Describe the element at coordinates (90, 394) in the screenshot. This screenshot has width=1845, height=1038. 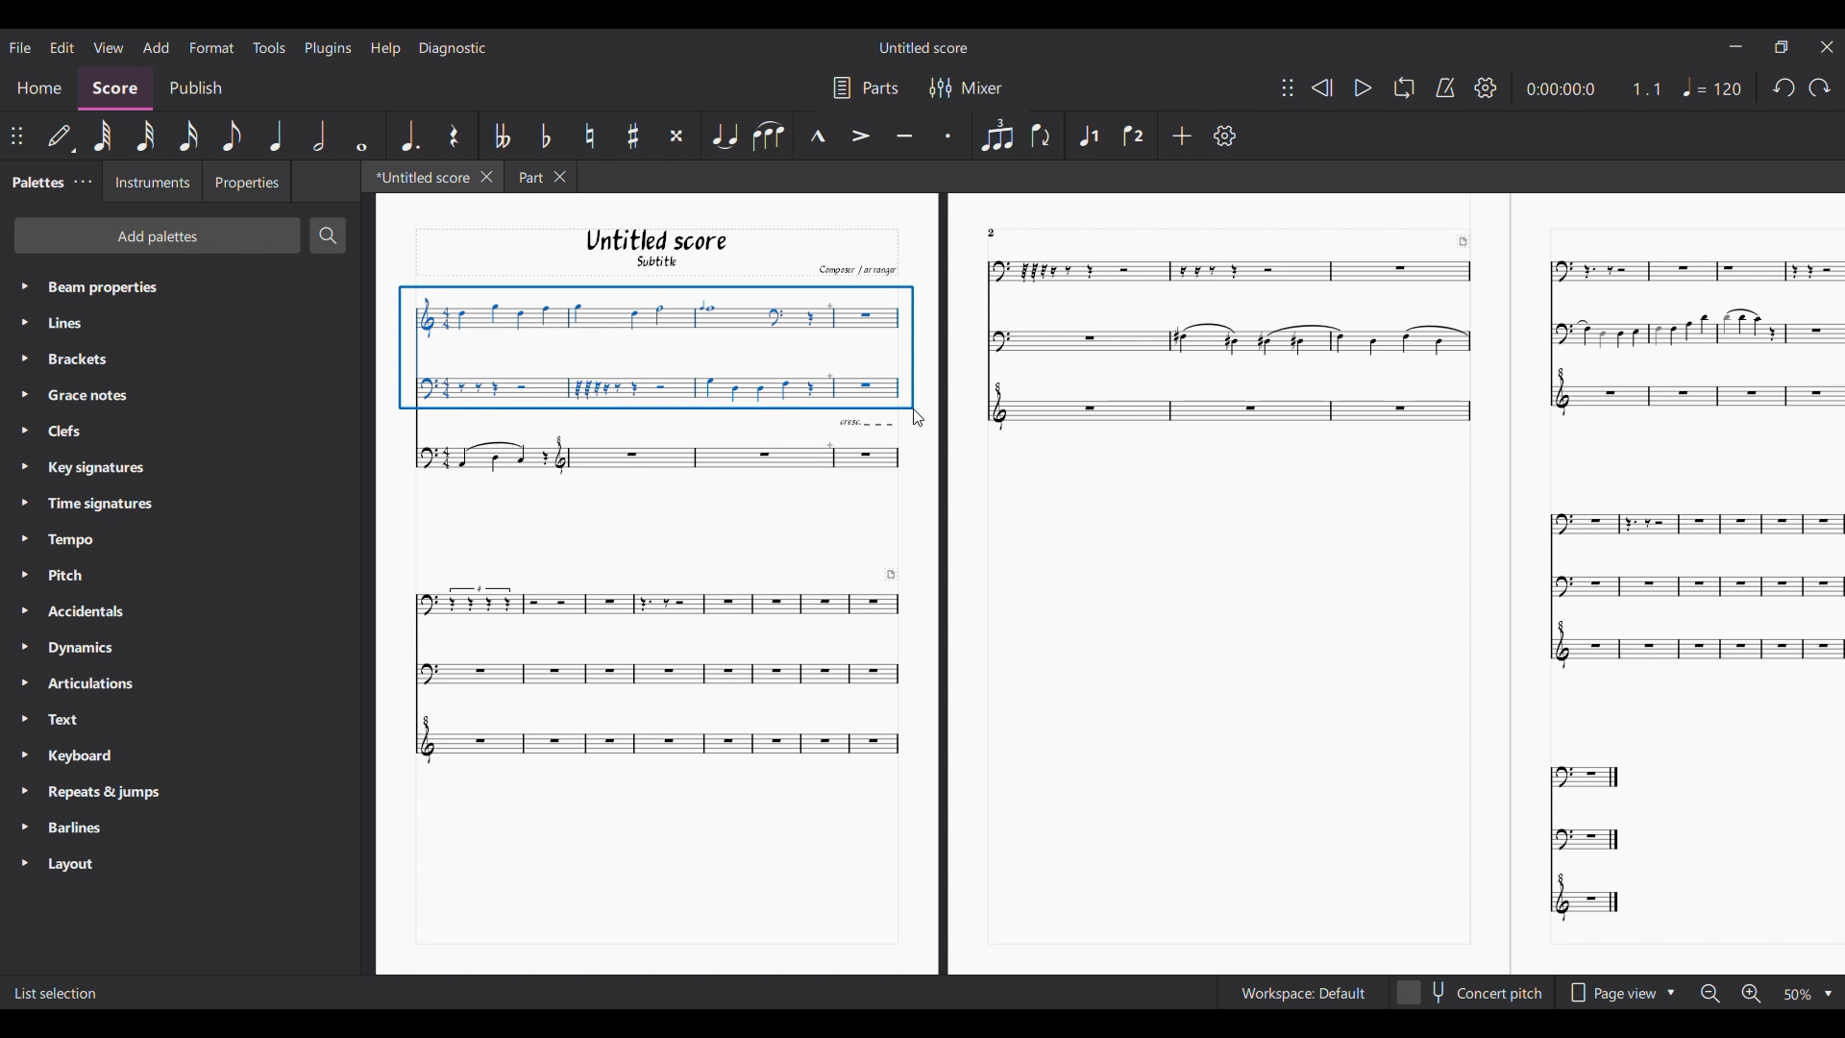
I see `Grace notes` at that location.